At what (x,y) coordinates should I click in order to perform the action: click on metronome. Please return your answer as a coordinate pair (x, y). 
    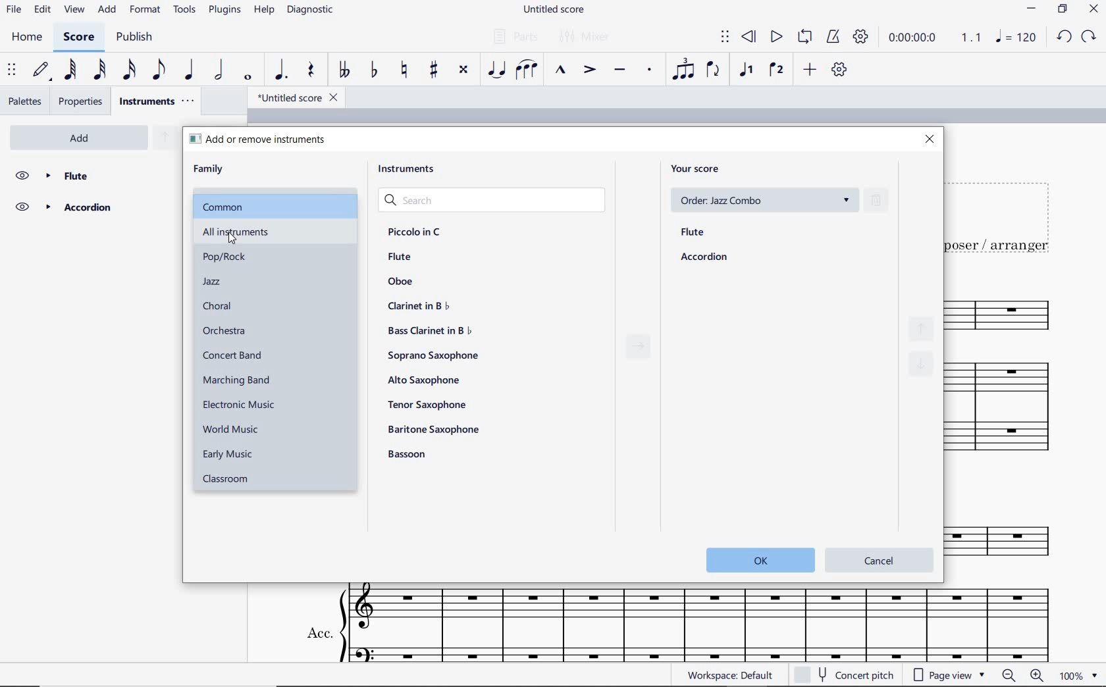
    Looking at the image, I should click on (832, 38).